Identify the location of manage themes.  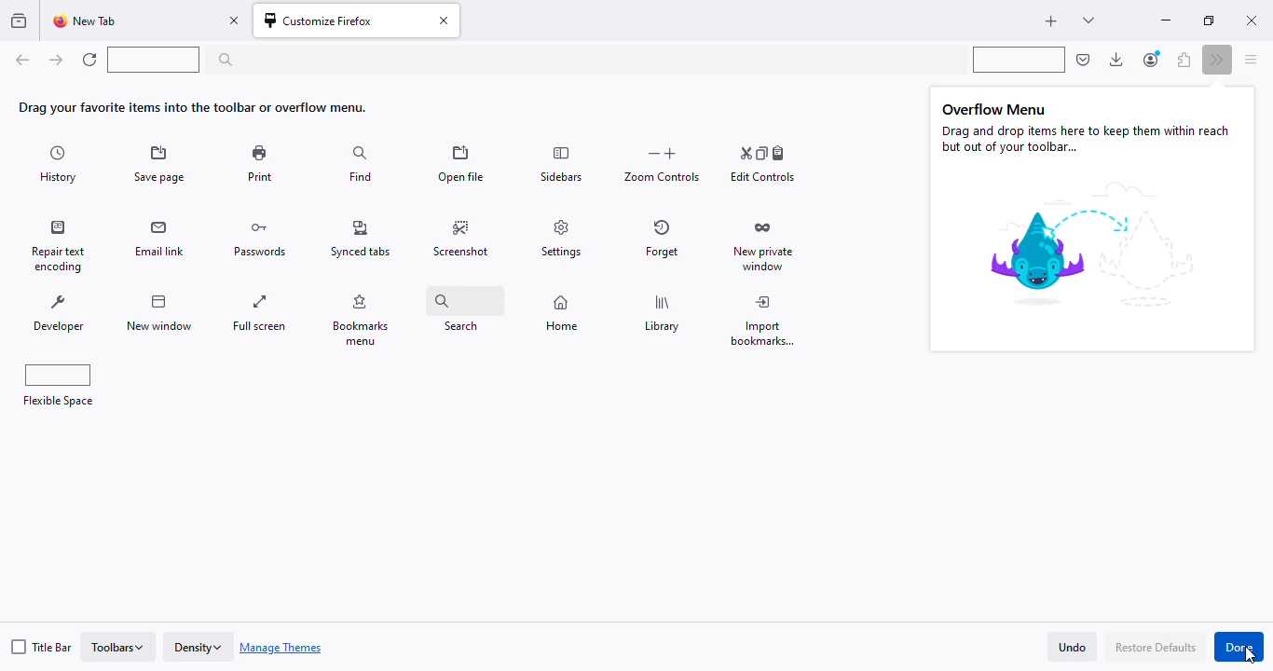
(281, 648).